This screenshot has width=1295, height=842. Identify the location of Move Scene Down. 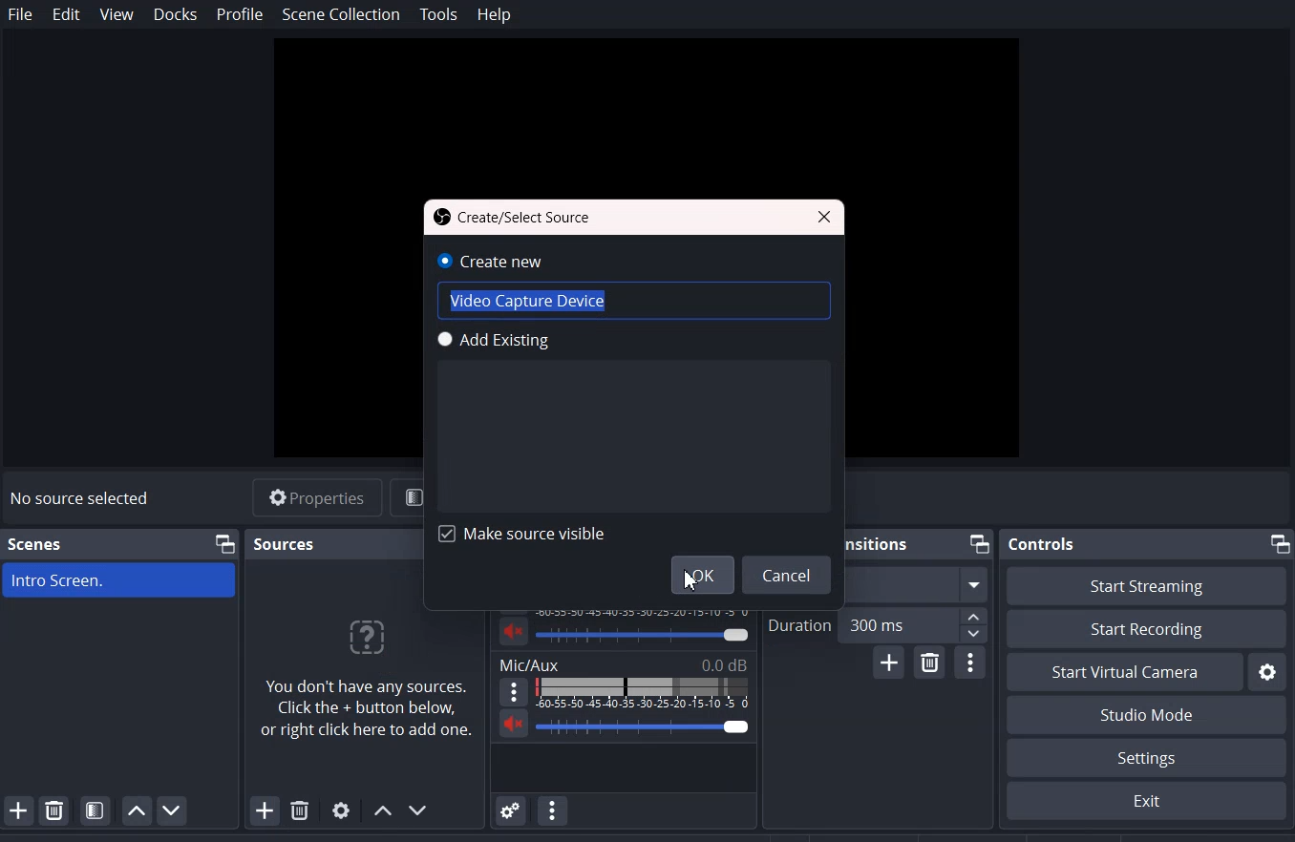
(173, 810).